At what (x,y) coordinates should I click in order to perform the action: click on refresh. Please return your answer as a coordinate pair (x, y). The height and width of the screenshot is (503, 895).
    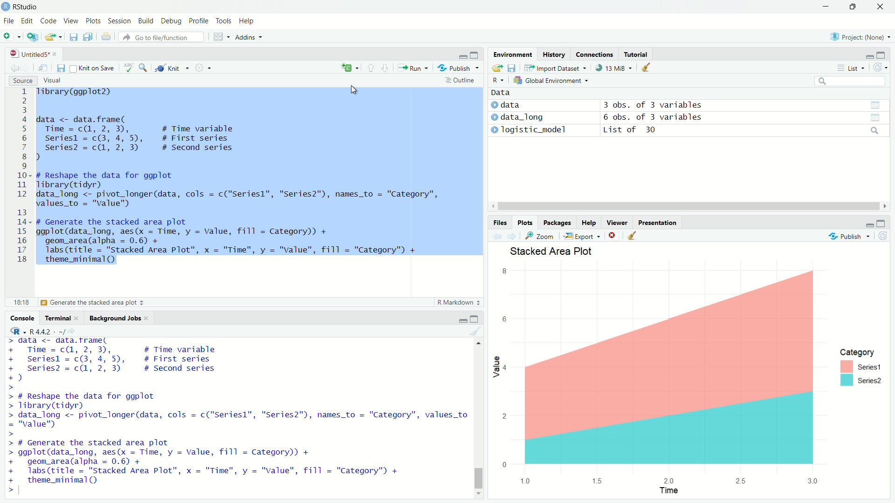
    Looking at the image, I should click on (880, 237).